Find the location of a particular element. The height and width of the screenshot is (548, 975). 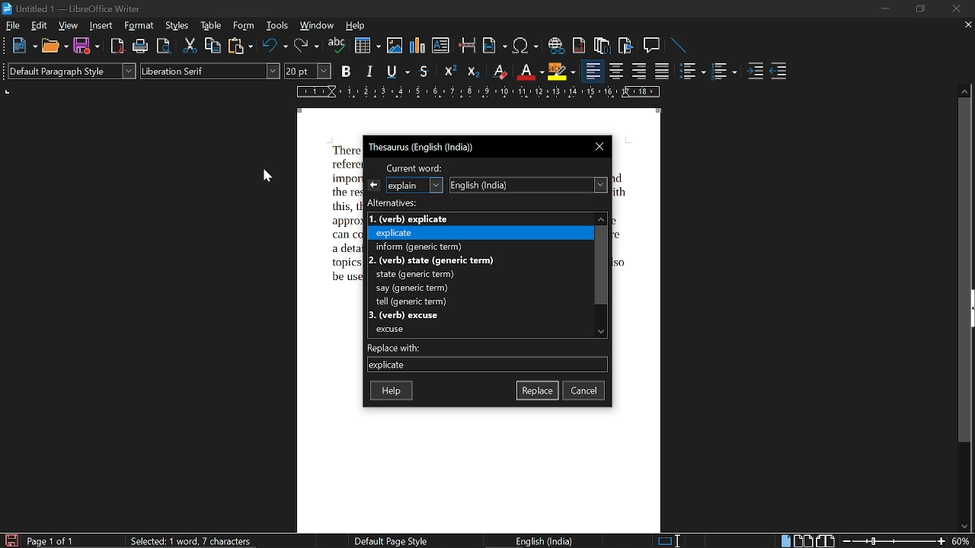

move up is located at coordinates (966, 91).